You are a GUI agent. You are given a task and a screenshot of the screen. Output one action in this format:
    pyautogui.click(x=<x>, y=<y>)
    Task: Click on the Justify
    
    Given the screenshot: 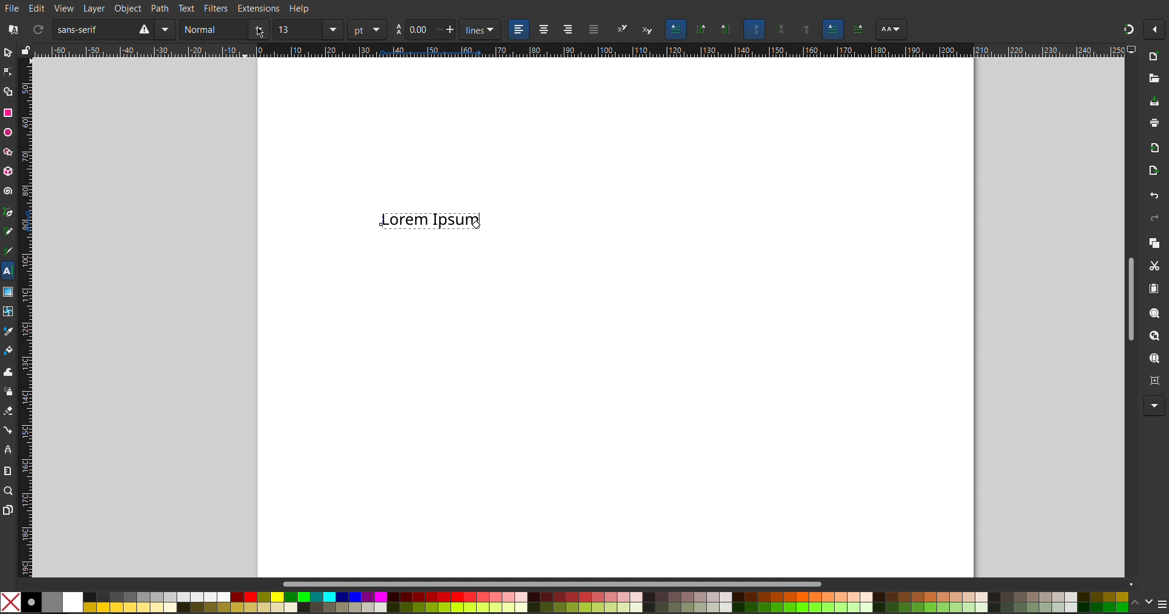 What is the action you would take?
    pyautogui.click(x=594, y=30)
    